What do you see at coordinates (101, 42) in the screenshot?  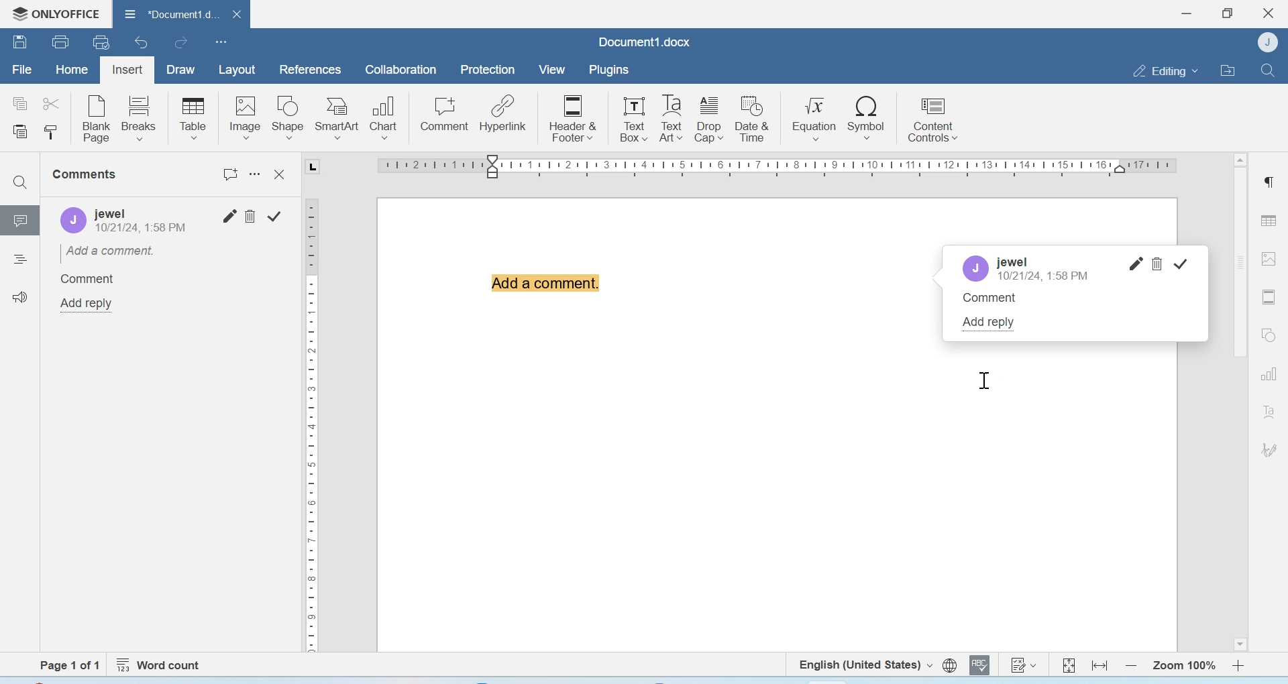 I see `Quick print` at bounding box center [101, 42].